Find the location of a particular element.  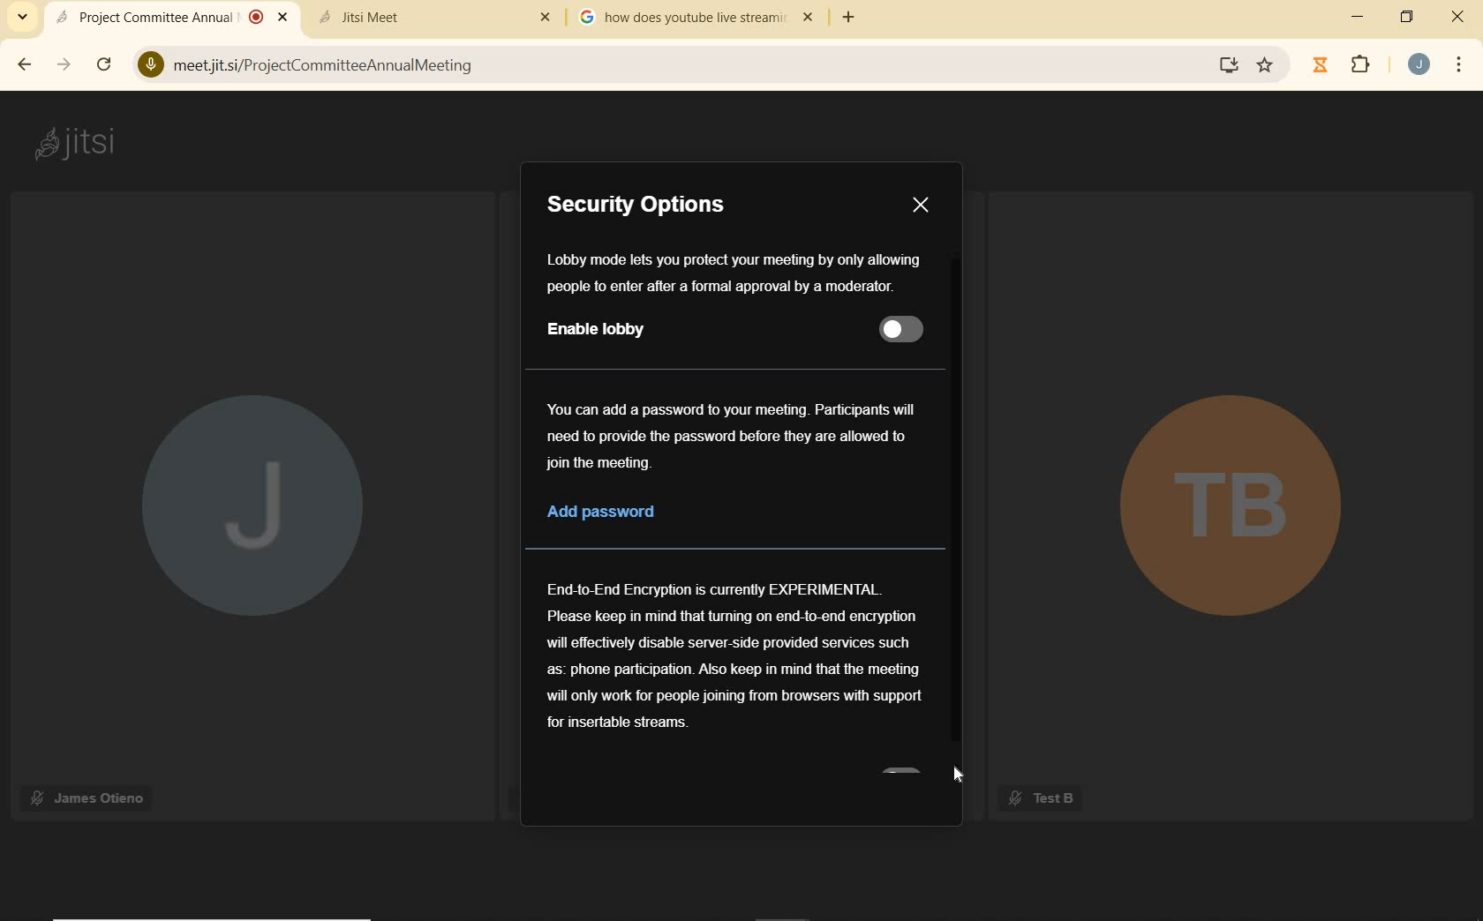

CLOSE is located at coordinates (1452, 16).